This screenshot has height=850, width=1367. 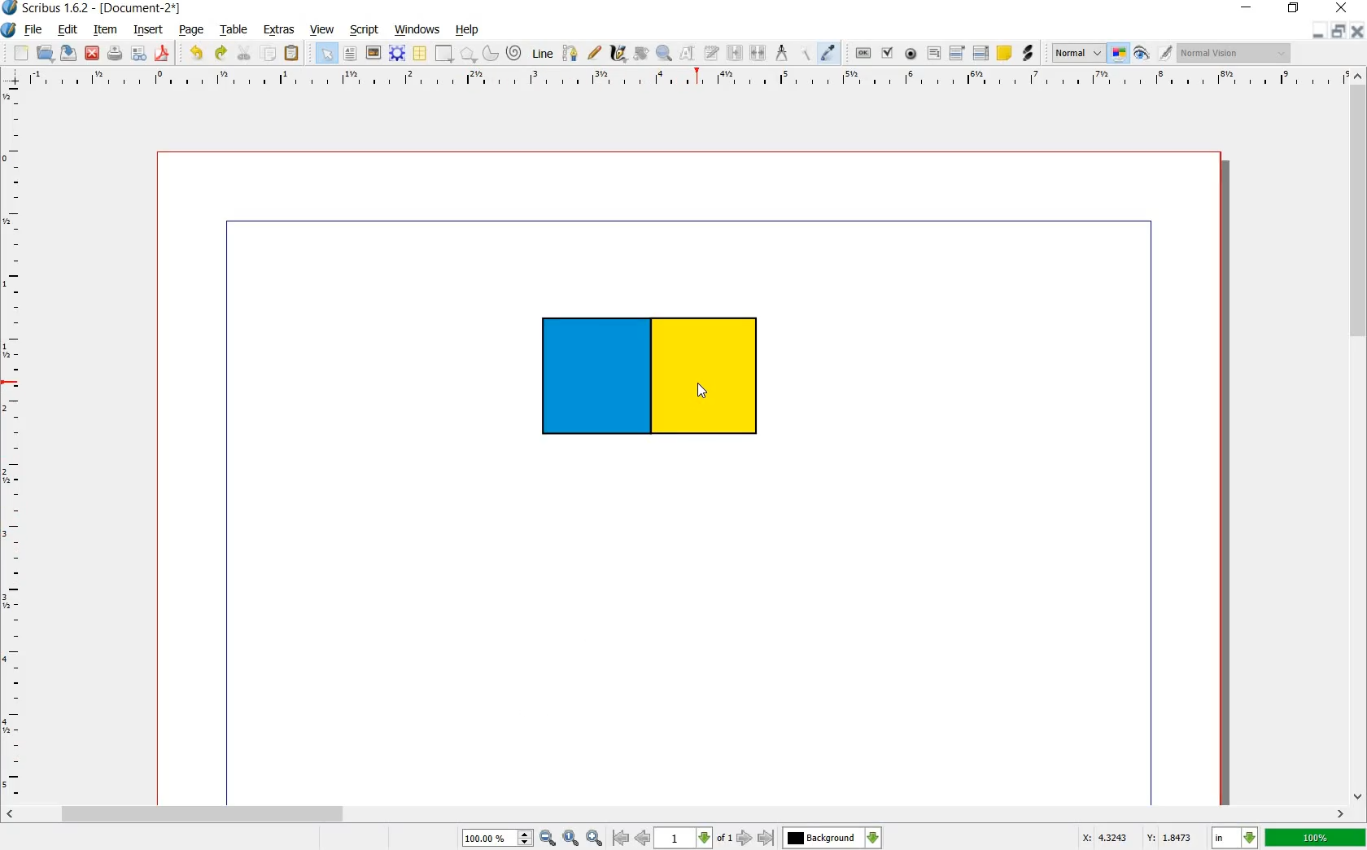 What do you see at coordinates (745, 839) in the screenshot?
I see `go to next page` at bounding box center [745, 839].